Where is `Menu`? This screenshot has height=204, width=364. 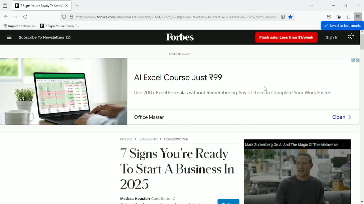 Menu is located at coordinates (8, 37).